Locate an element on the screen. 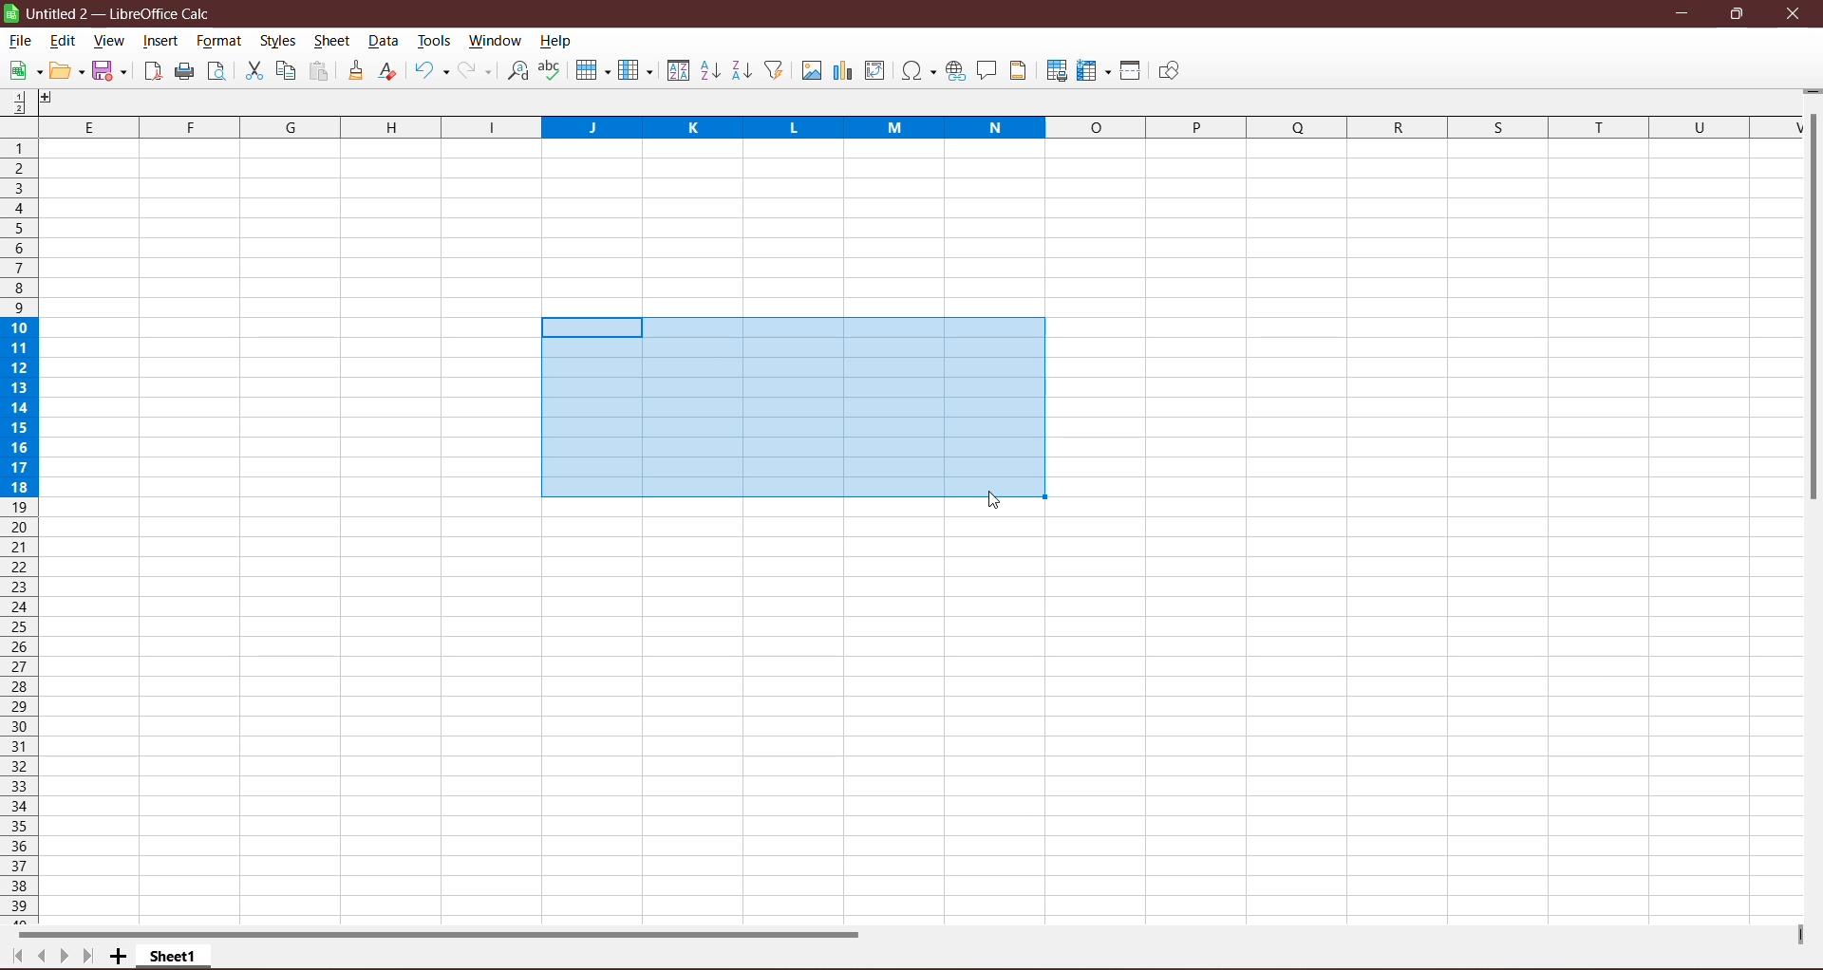 Image resolution: width=1823 pixels, height=970 pixels.  is located at coordinates (54, 100).